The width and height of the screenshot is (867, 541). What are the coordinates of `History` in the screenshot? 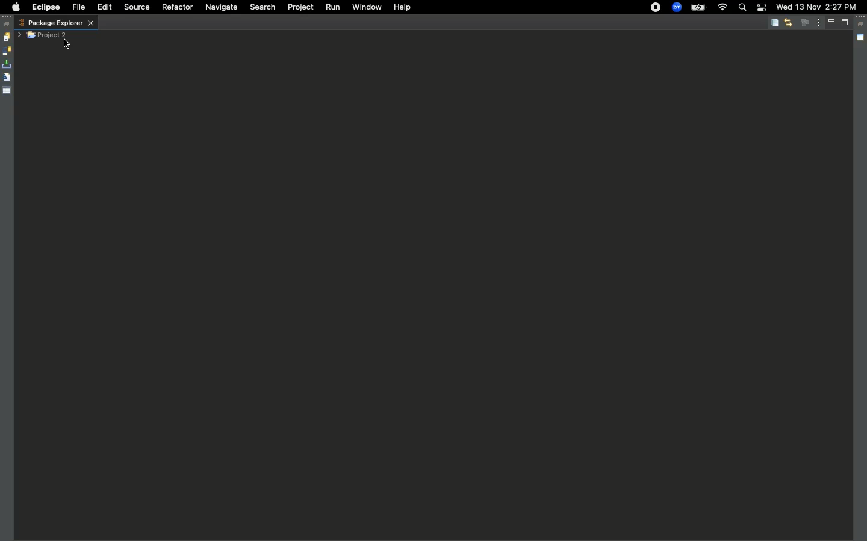 It's located at (6, 37).